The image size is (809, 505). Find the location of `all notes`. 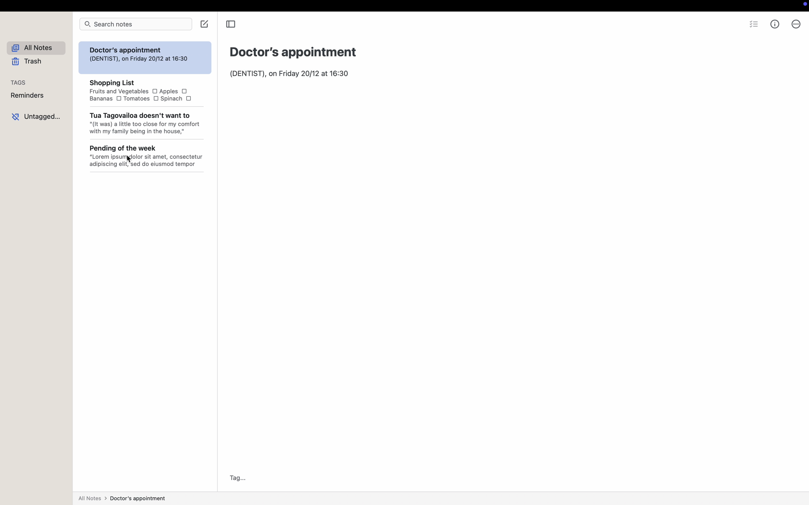

all notes is located at coordinates (34, 48).